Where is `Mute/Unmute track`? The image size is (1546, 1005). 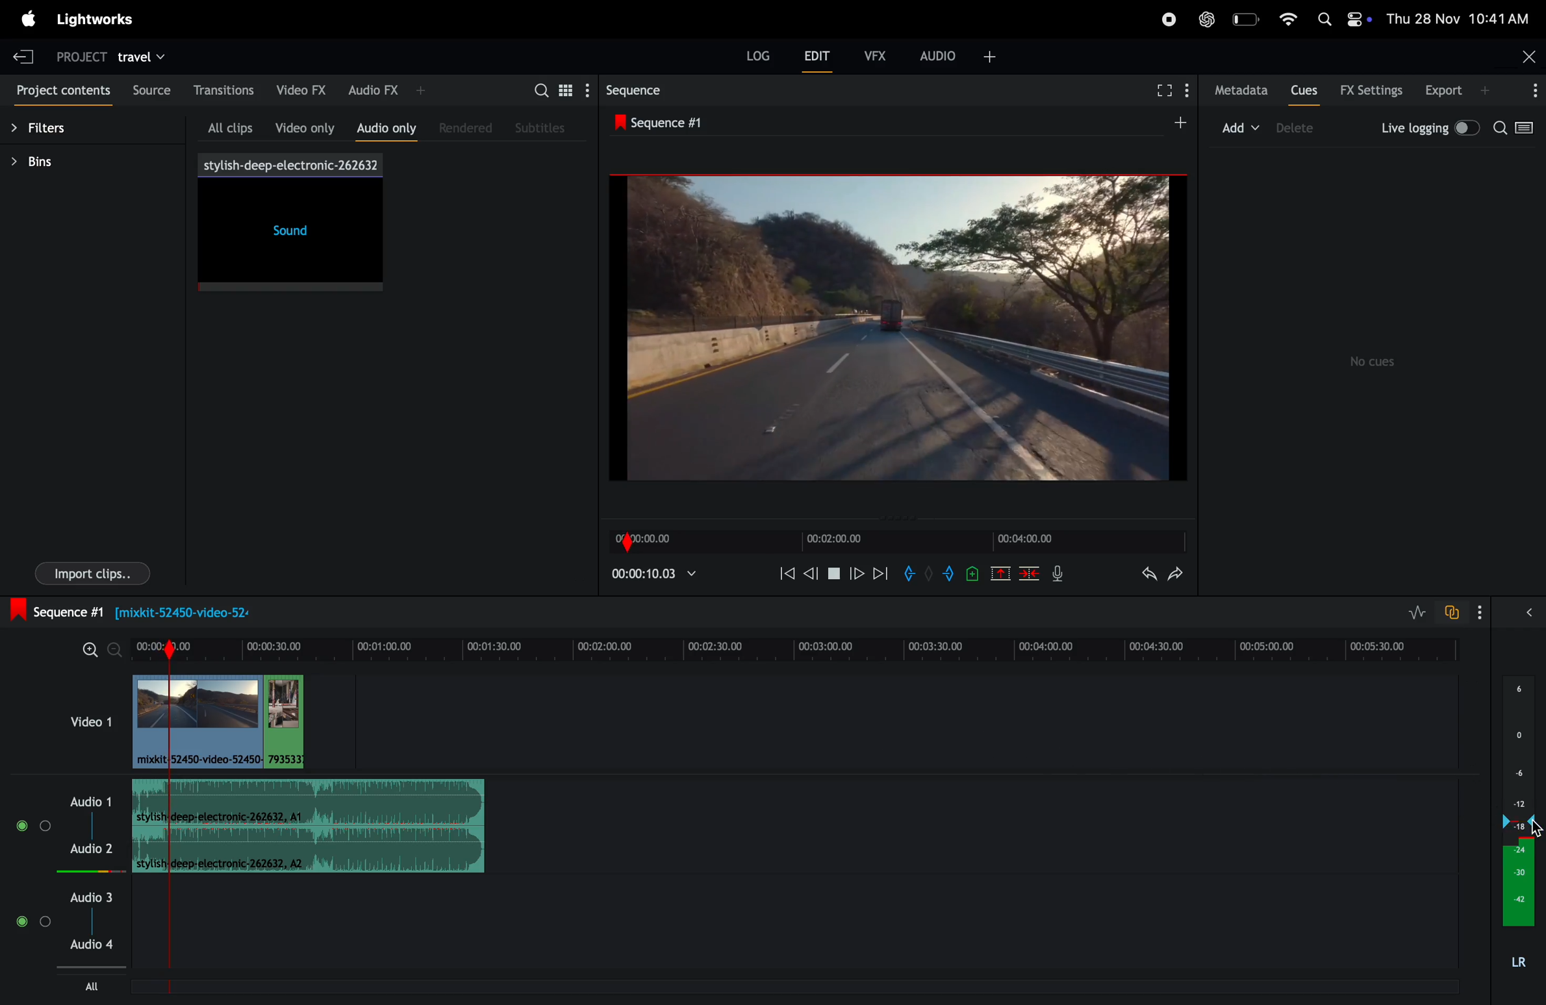 Mute/Unmute track is located at coordinates (27, 826).